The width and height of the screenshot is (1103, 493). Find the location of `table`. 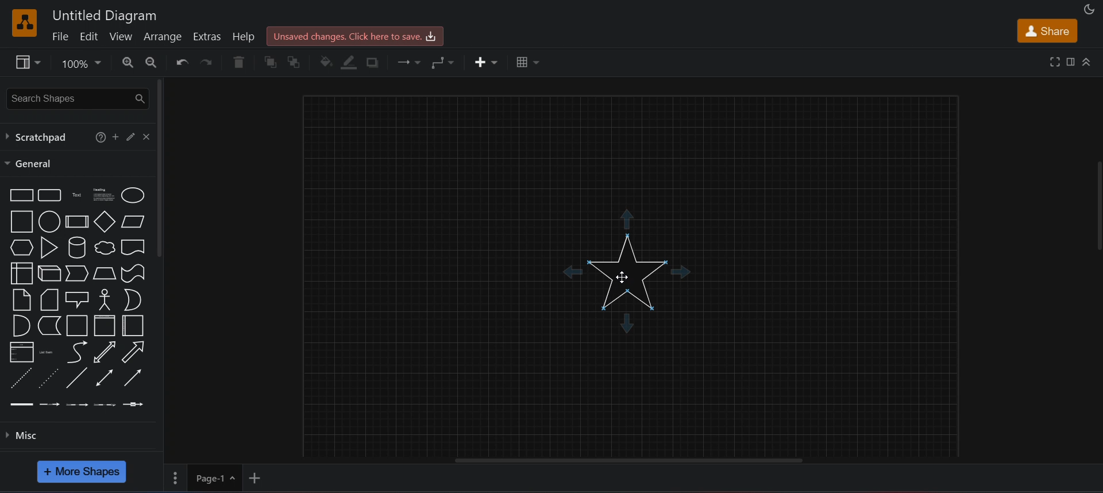

table is located at coordinates (526, 63).